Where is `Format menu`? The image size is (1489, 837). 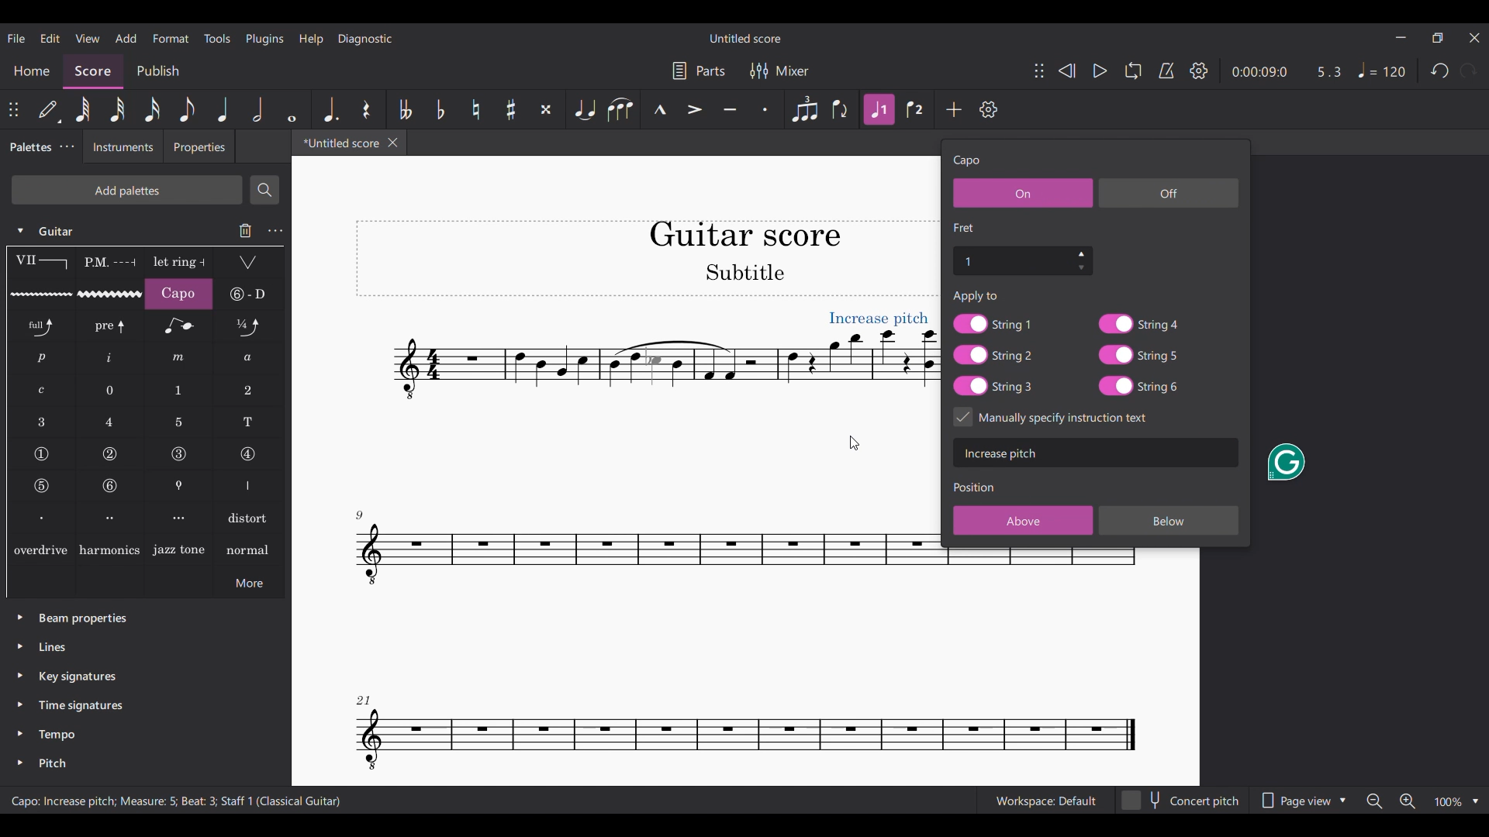
Format menu is located at coordinates (171, 38).